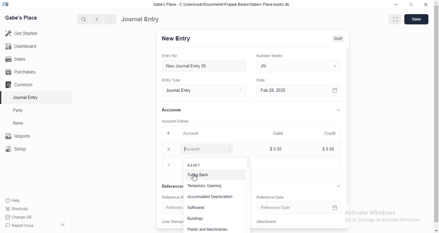  What do you see at coordinates (23, 149) in the screenshot?
I see `Setup` at bounding box center [23, 149].